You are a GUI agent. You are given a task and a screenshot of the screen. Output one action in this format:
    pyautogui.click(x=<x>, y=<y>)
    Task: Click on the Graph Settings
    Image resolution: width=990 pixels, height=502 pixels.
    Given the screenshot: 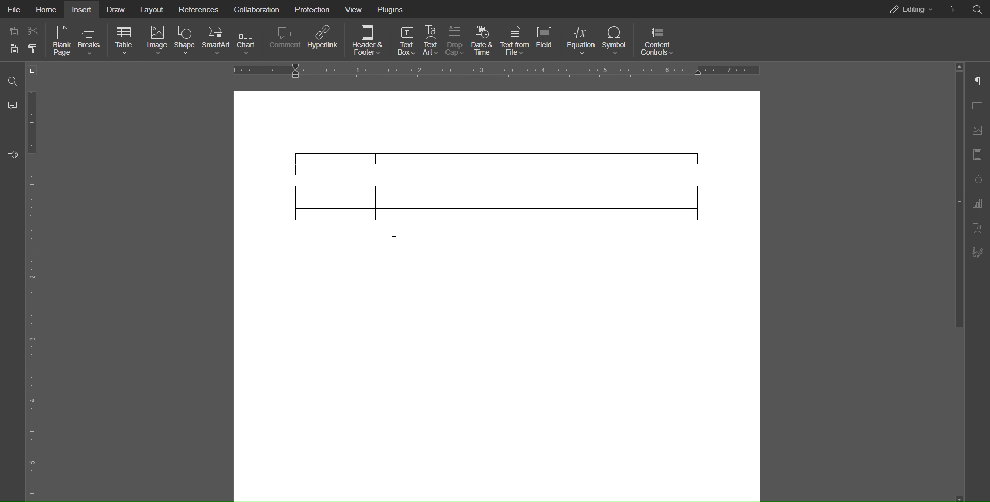 What is the action you would take?
    pyautogui.click(x=977, y=205)
    